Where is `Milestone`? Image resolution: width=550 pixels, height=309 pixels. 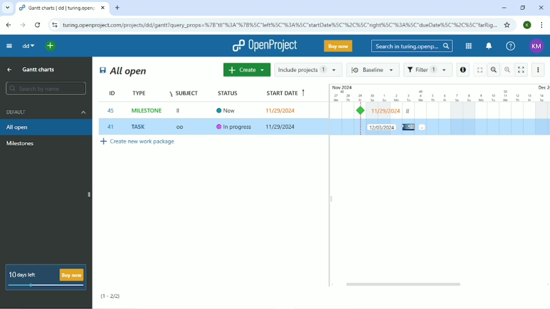
Milestone is located at coordinates (362, 111).